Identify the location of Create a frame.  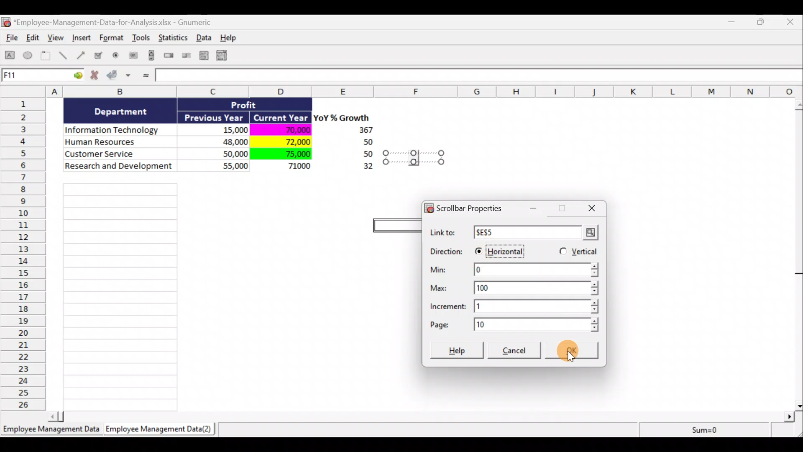
(46, 56).